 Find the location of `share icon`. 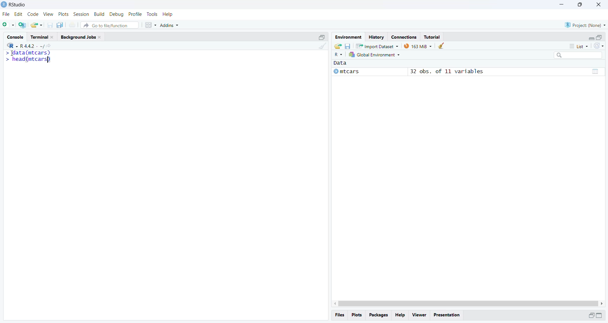

share icon is located at coordinates (49, 46).